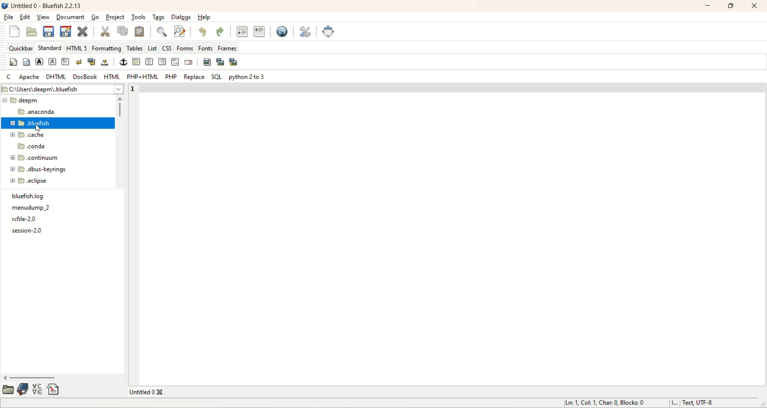  What do you see at coordinates (179, 31) in the screenshot?
I see `advanced find and replace` at bounding box center [179, 31].